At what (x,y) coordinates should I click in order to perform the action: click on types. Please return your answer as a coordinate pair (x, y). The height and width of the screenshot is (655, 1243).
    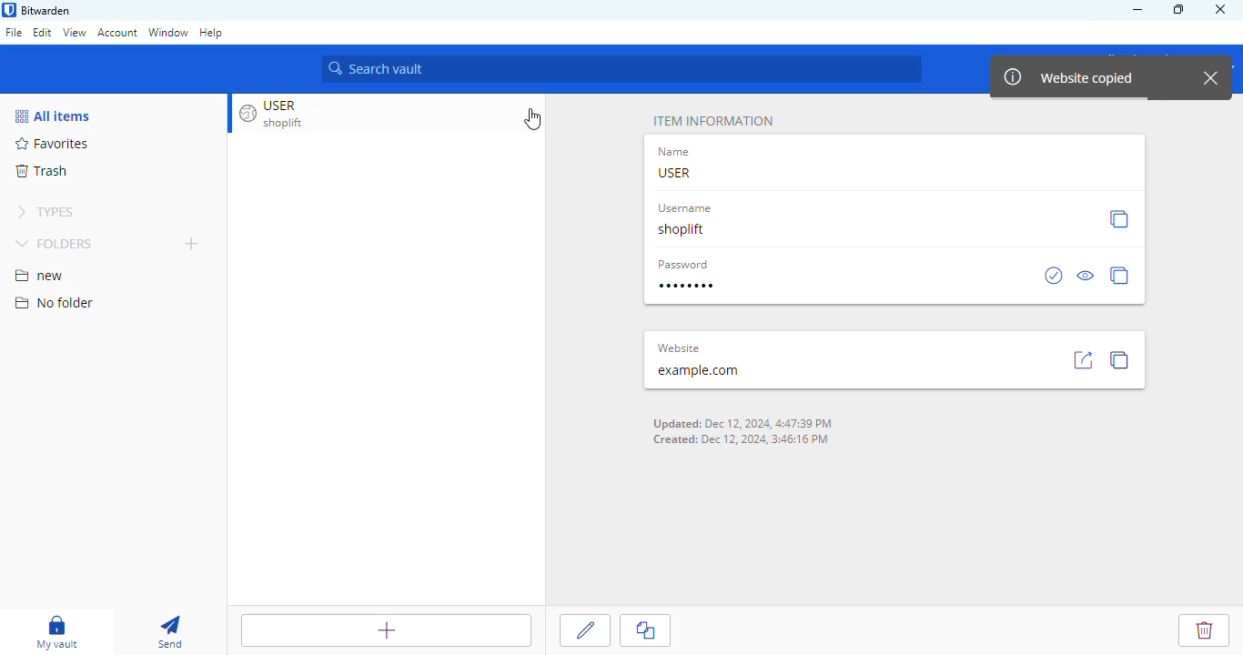
    Looking at the image, I should click on (45, 210).